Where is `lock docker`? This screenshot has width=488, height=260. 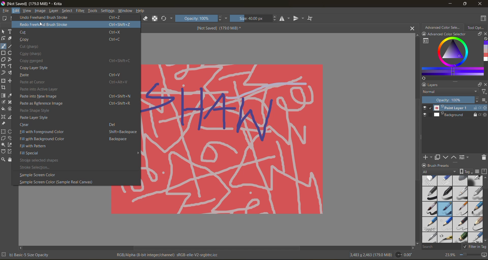 lock docker is located at coordinates (425, 165).